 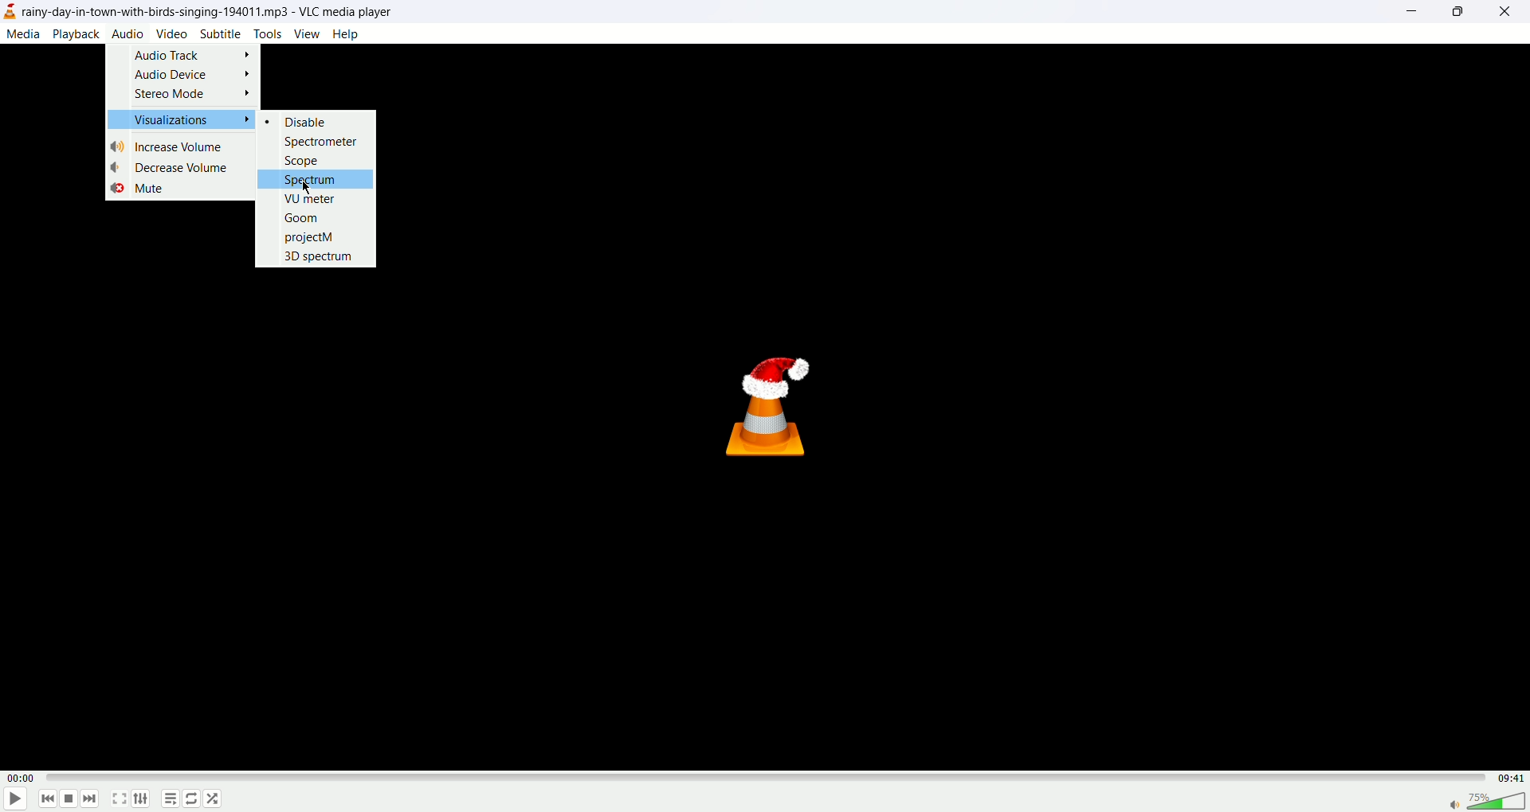 I want to click on extended settings, so click(x=147, y=800).